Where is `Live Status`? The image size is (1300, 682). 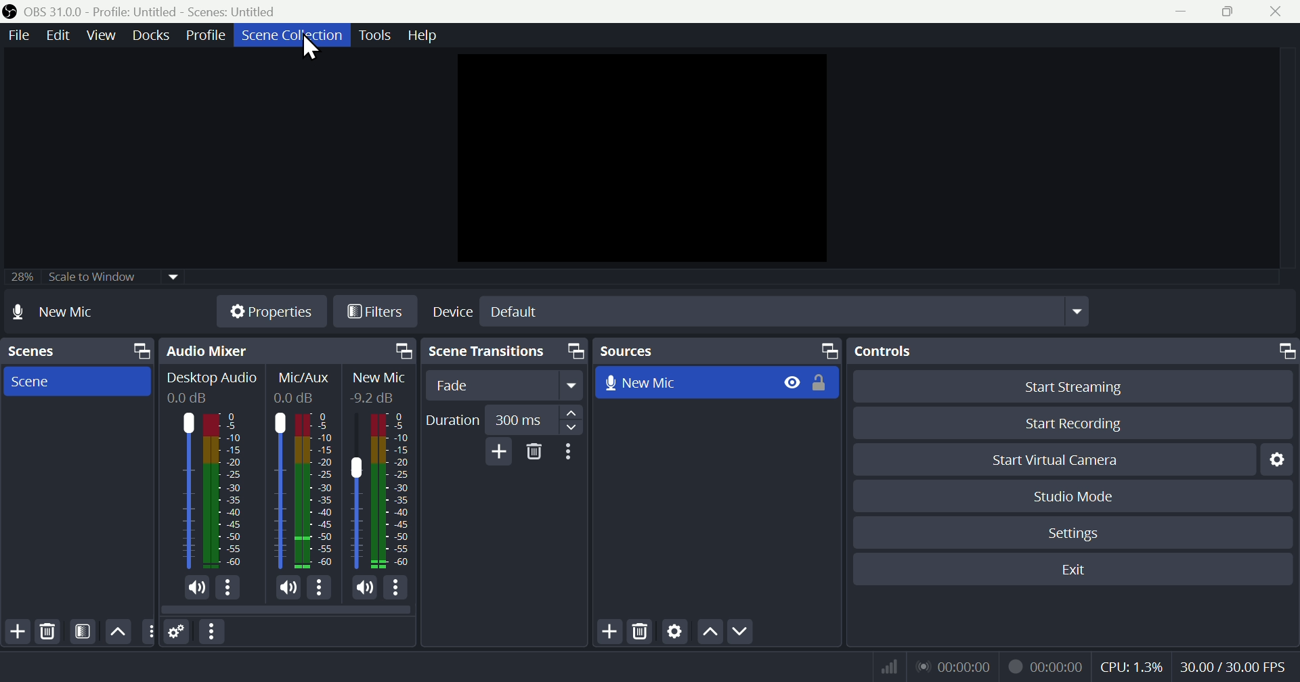
Live Status is located at coordinates (955, 666).